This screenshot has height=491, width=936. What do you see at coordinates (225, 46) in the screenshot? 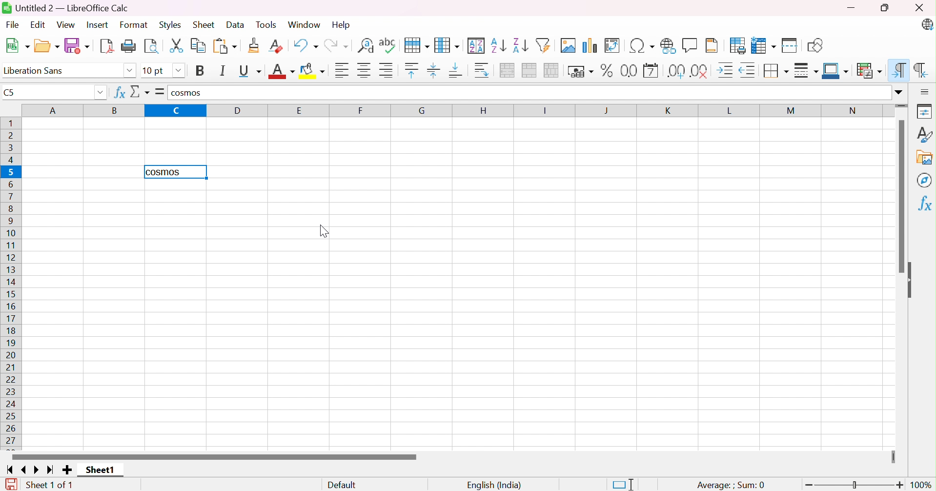
I see `Paste` at bounding box center [225, 46].